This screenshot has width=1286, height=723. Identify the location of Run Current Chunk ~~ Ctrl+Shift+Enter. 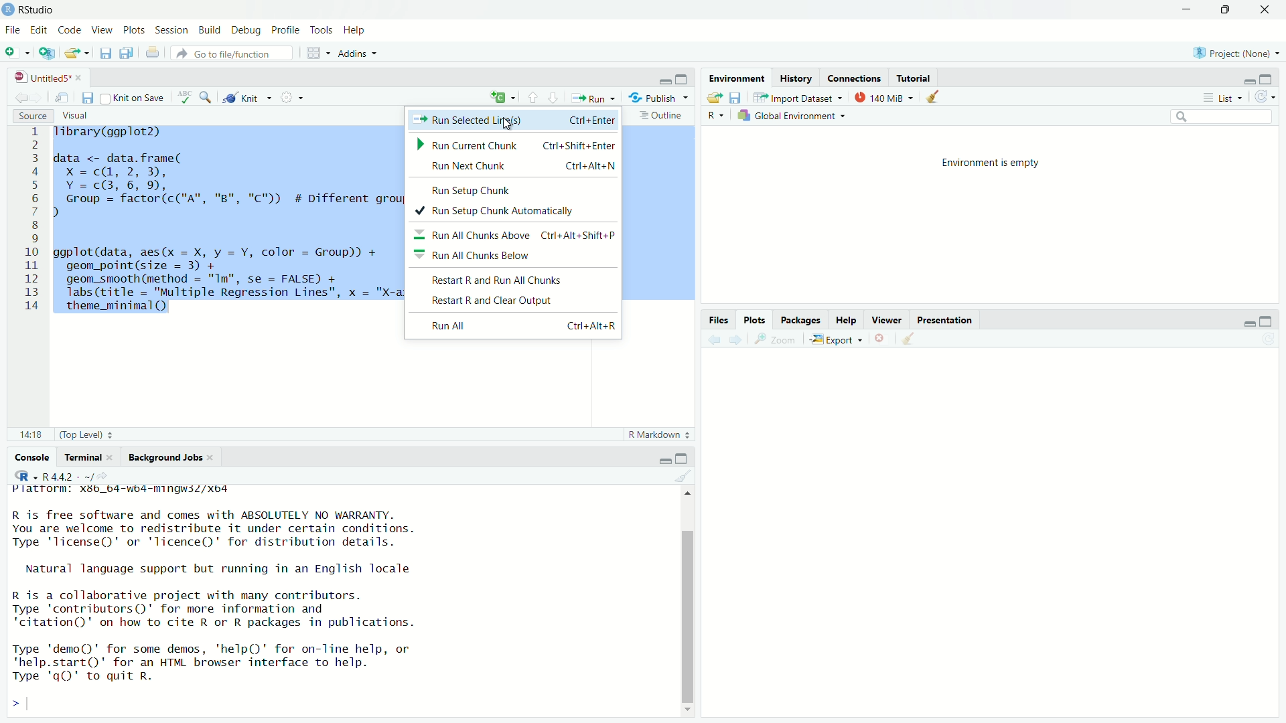
(512, 144).